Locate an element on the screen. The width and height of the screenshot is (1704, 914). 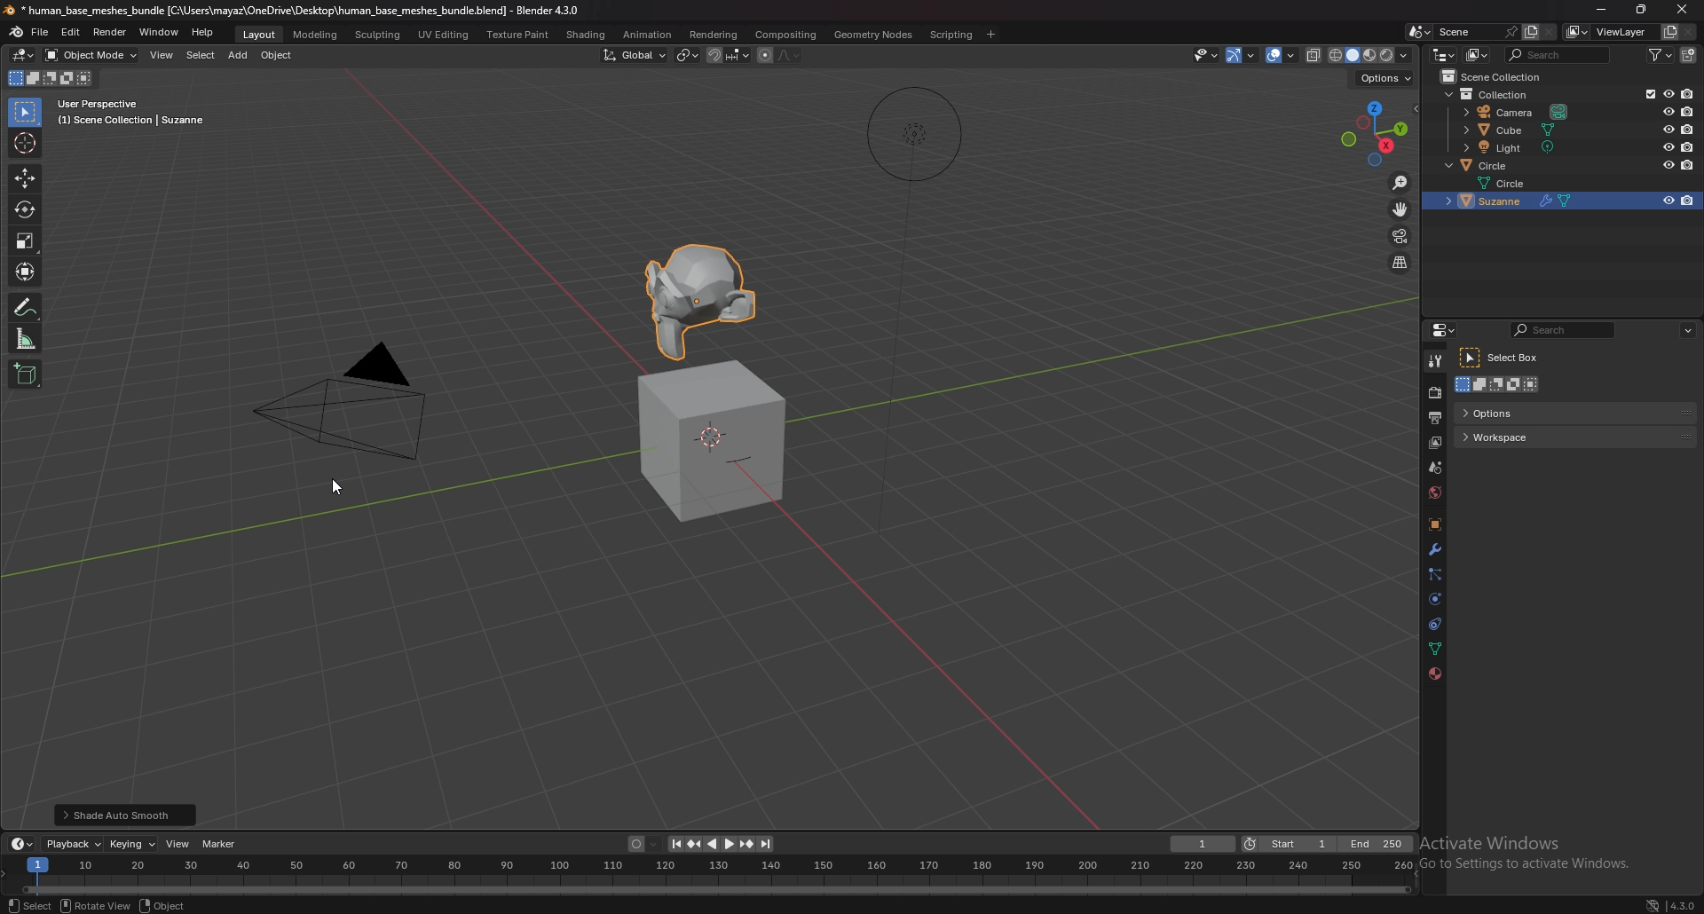
minimize is located at coordinates (1597, 9).